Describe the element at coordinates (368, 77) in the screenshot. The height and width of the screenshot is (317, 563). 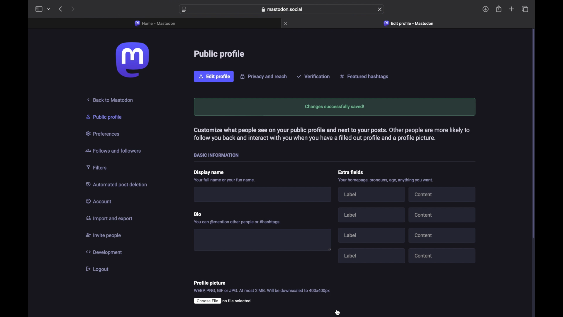
I see `Featured hashtags` at that location.